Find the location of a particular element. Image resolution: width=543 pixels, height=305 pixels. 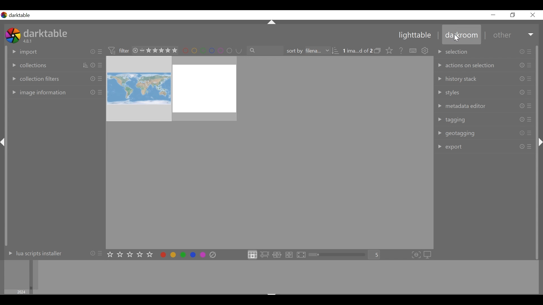

Other is located at coordinates (514, 34).